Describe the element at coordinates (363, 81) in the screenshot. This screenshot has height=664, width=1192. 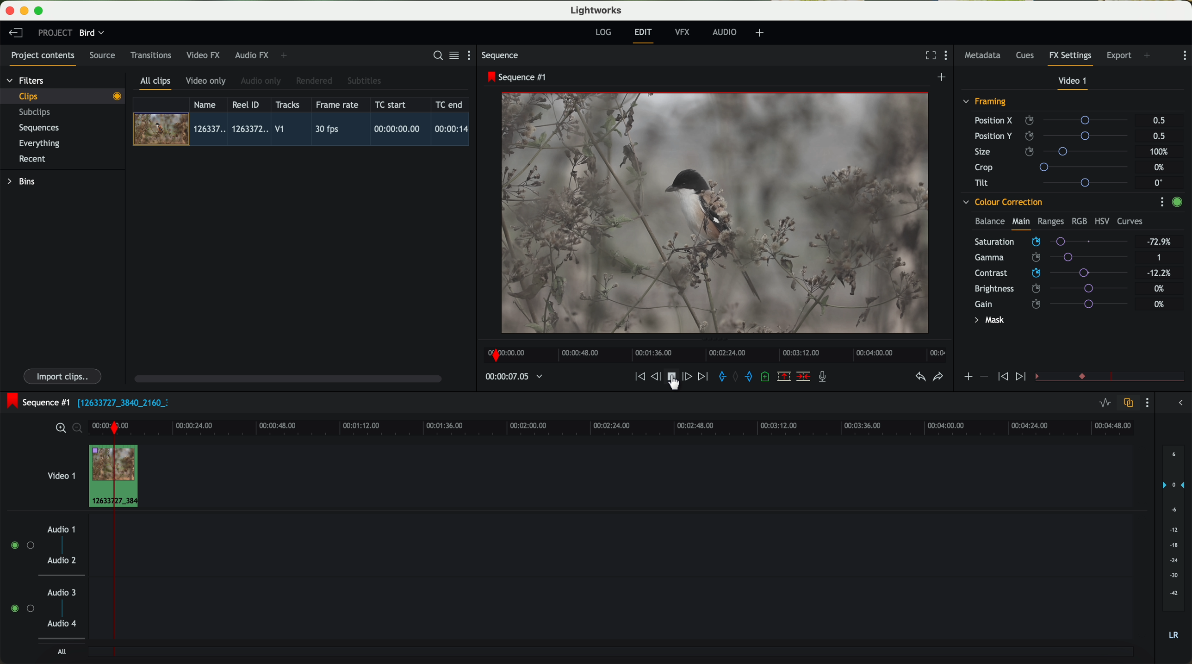
I see `subtitles` at that location.